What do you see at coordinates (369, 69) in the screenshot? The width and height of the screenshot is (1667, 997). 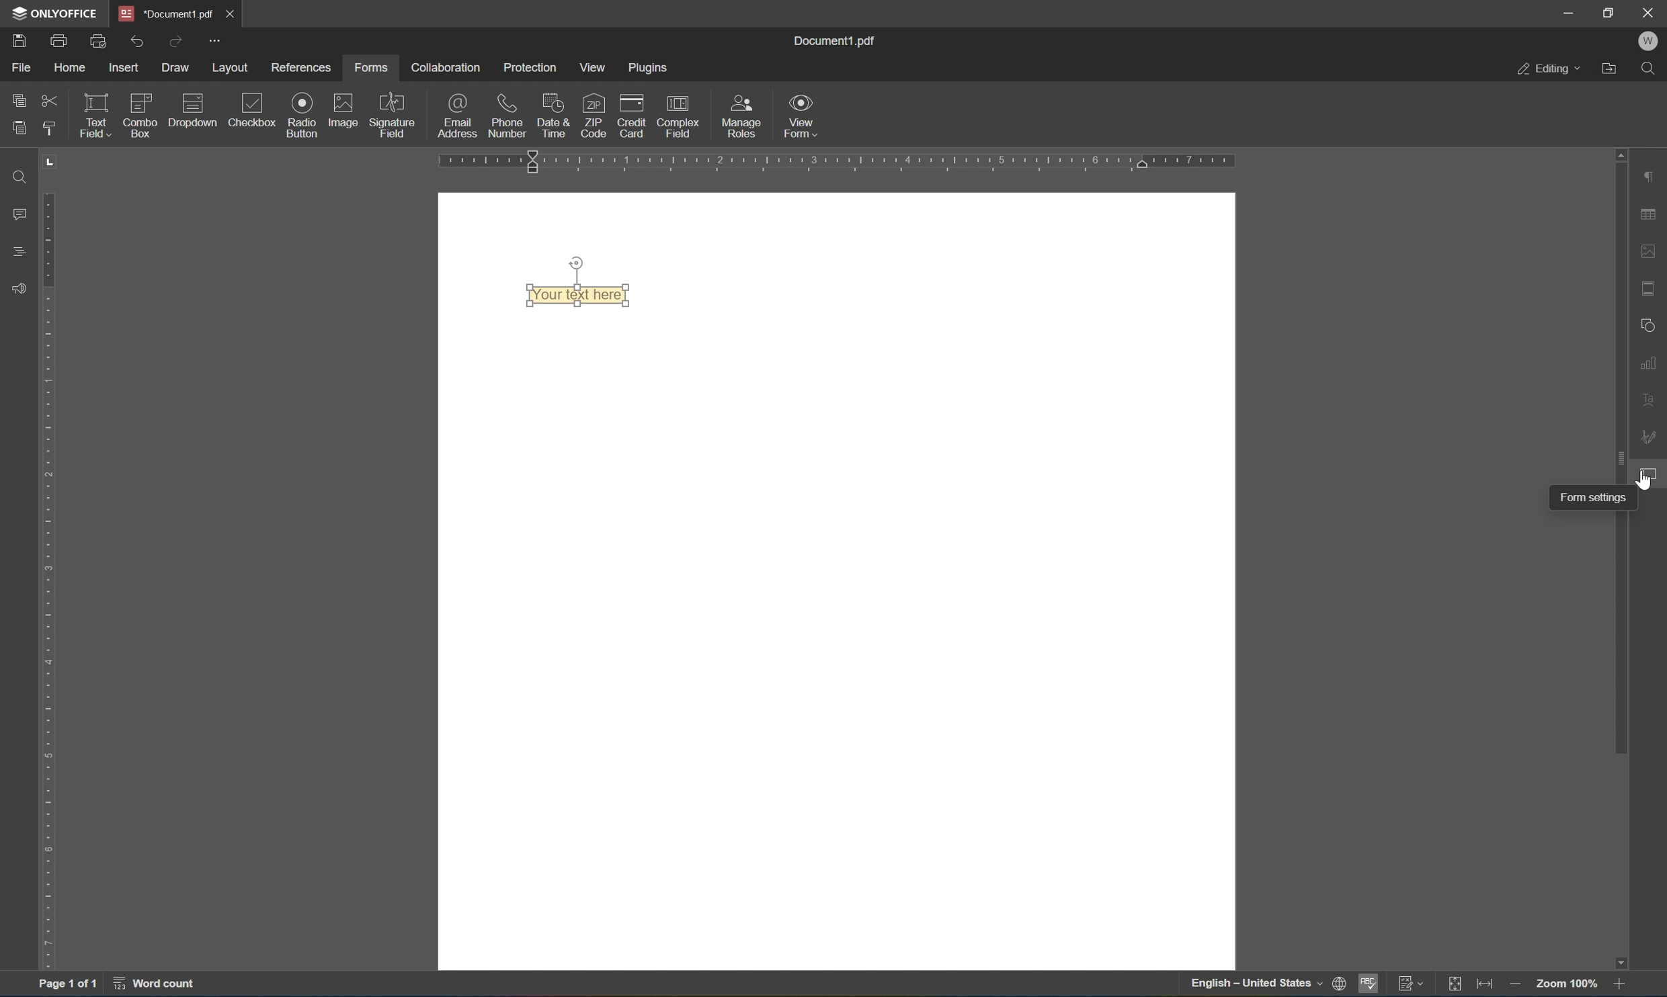 I see `forms` at bounding box center [369, 69].